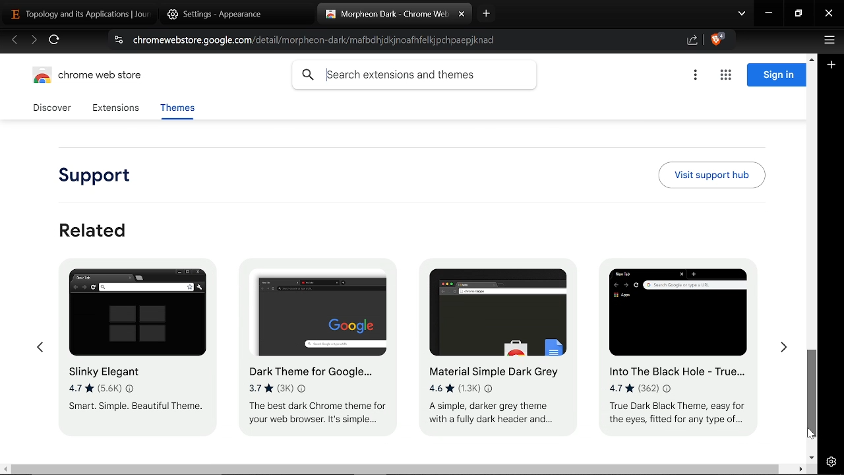  What do you see at coordinates (318, 40) in the screenshot?
I see `Current web address` at bounding box center [318, 40].